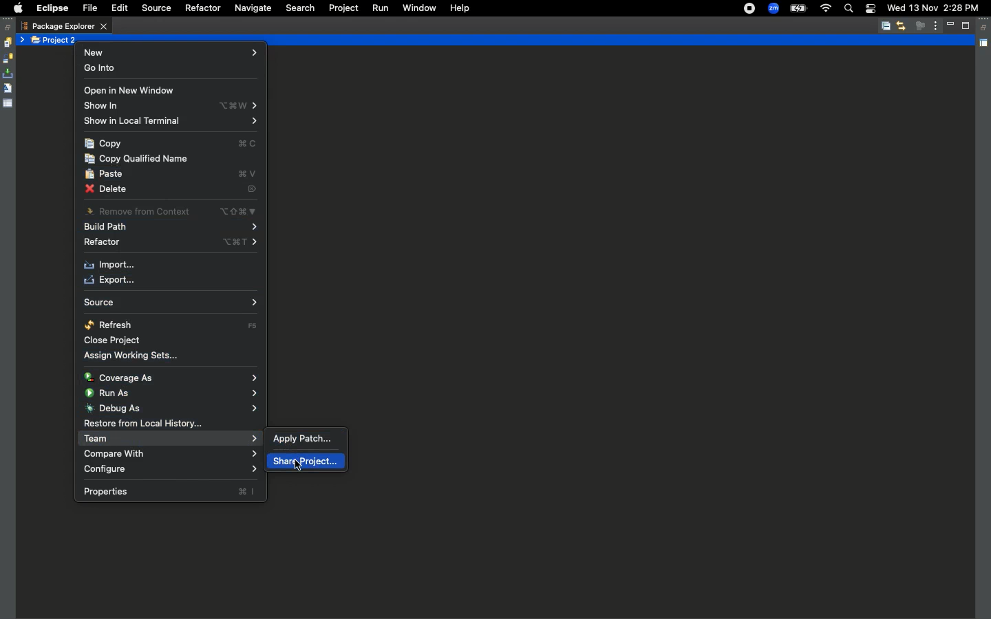 This screenshot has height=619, width=991. Describe the element at coordinates (901, 25) in the screenshot. I see `Link with editor` at that location.